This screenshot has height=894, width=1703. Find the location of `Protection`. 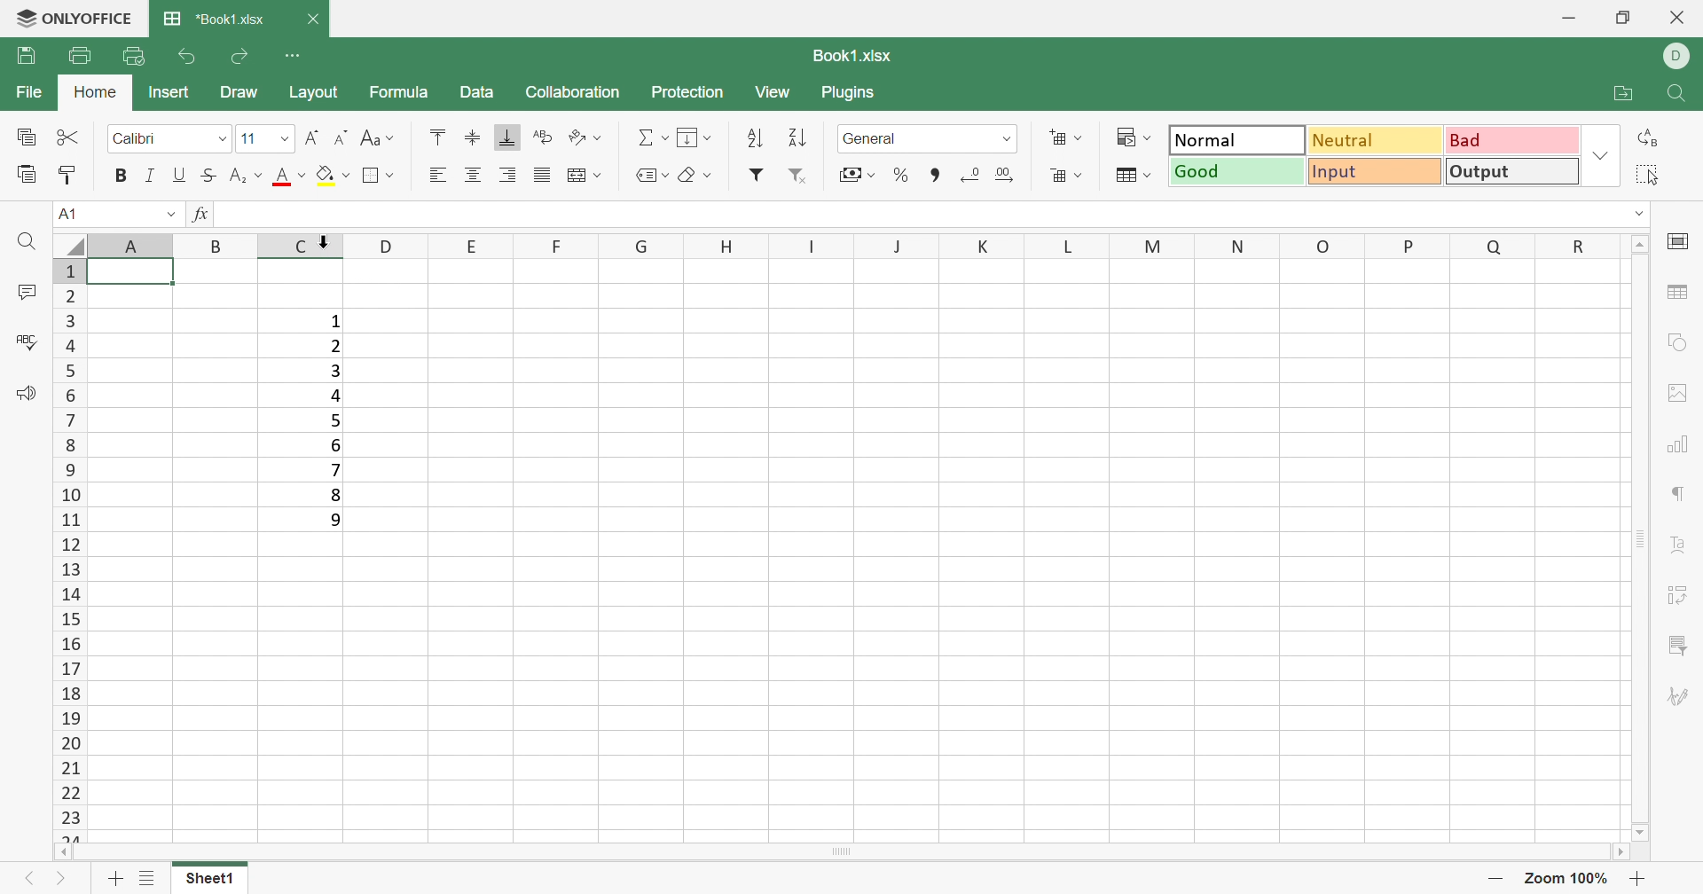

Protection is located at coordinates (689, 93).